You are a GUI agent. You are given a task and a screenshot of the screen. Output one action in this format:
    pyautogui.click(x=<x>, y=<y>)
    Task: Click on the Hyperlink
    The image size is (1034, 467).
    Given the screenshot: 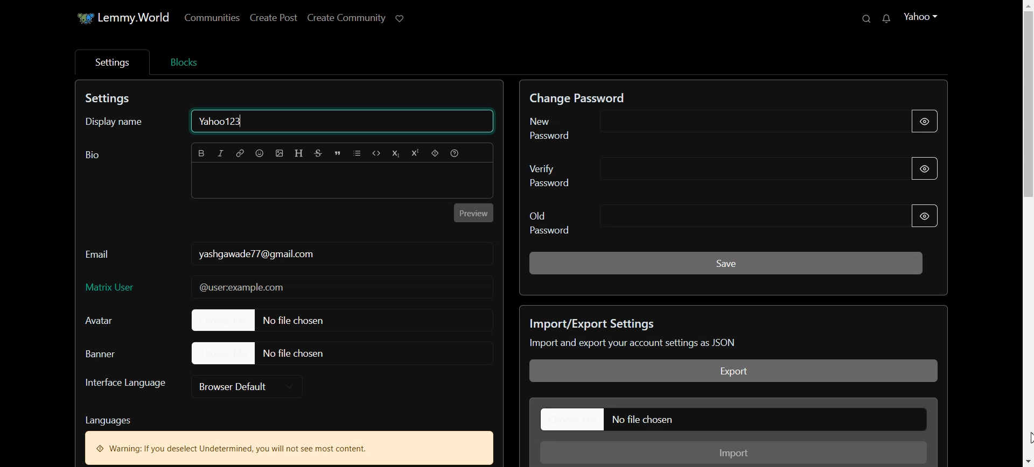 What is the action you would take?
    pyautogui.click(x=240, y=154)
    